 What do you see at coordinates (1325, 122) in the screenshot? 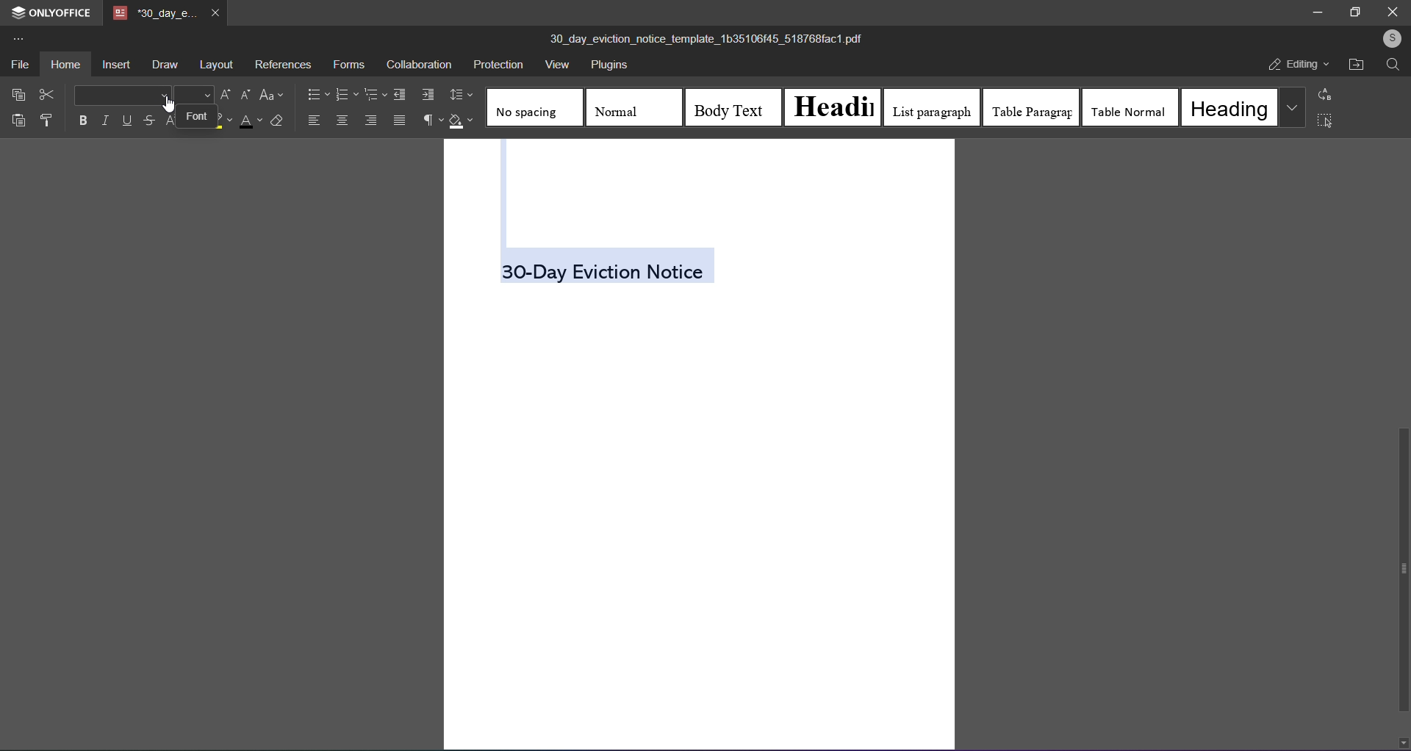
I see `select all` at bounding box center [1325, 122].